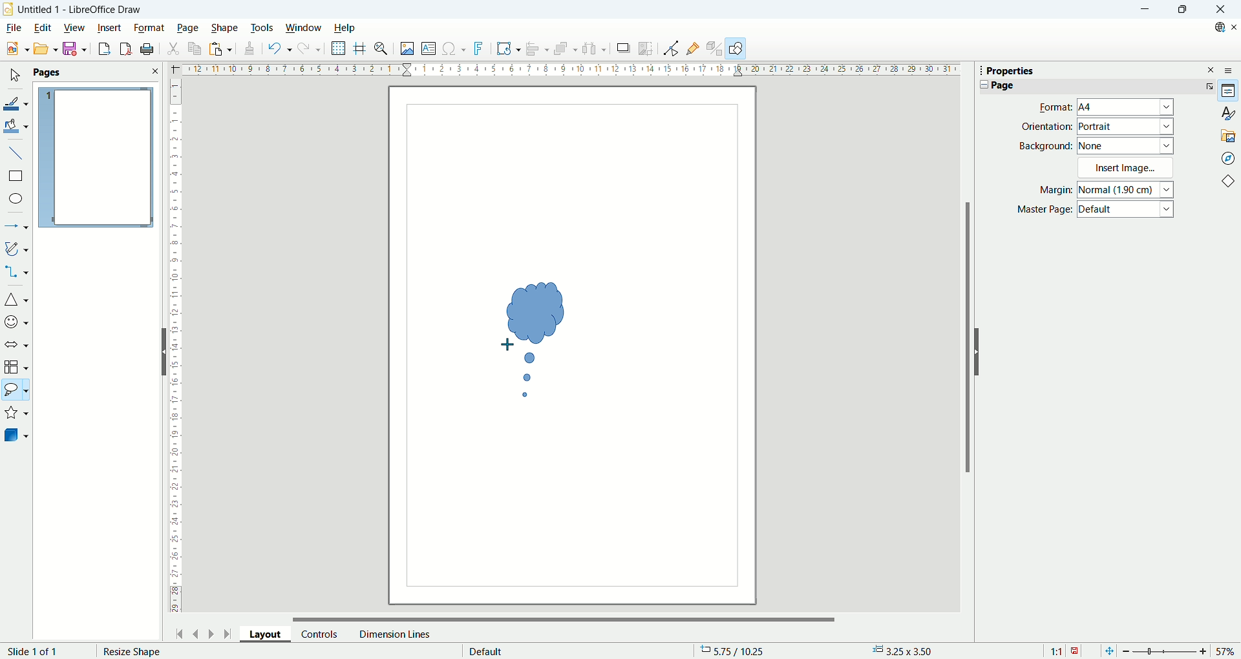 The width and height of the screenshot is (1241, 659). Describe the element at coordinates (737, 48) in the screenshot. I see `draw function` at that location.